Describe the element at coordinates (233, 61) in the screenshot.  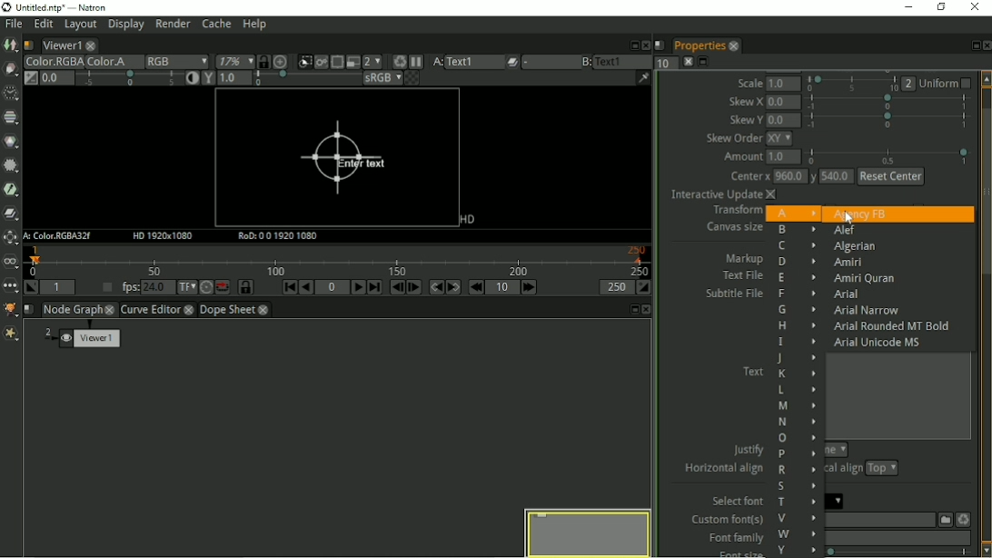
I see `17%` at that location.